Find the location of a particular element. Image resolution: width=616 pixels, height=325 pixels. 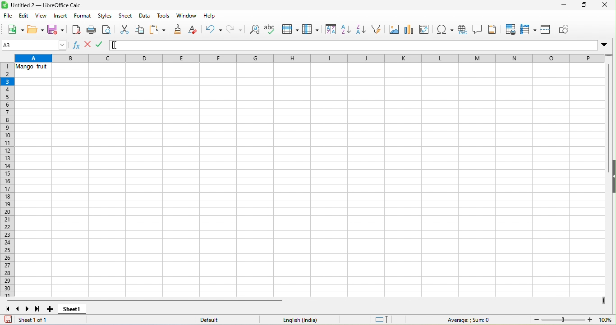

tools is located at coordinates (164, 16).